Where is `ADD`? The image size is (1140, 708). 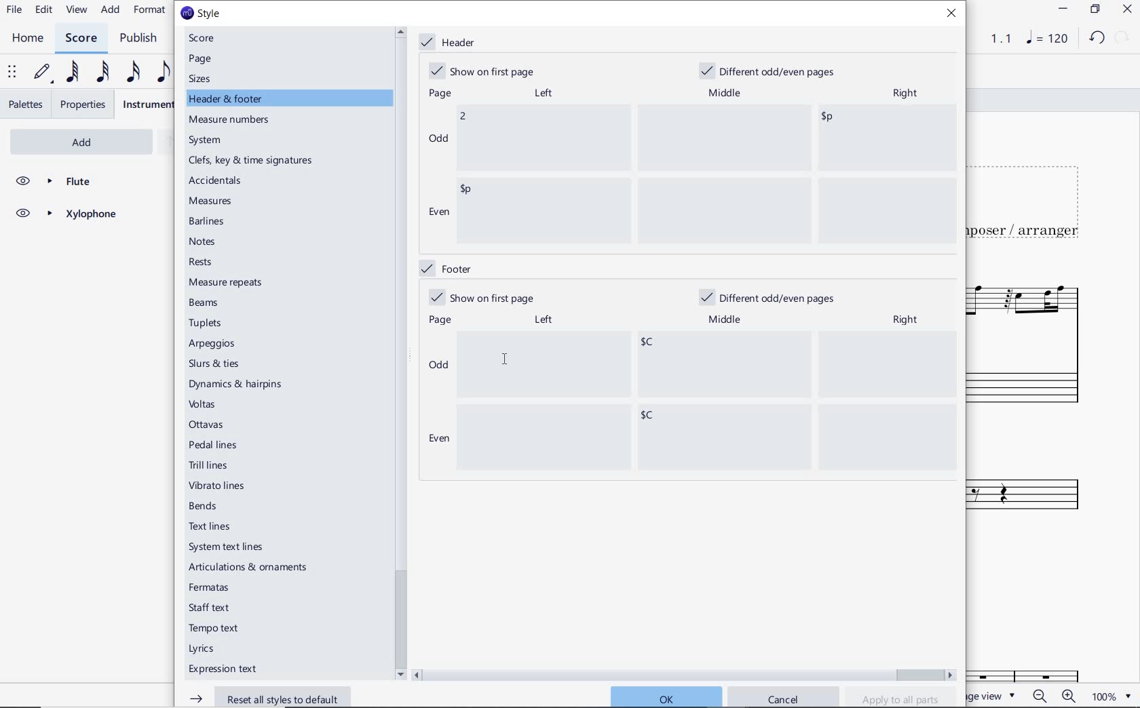 ADD is located at coordinates (64, 140).